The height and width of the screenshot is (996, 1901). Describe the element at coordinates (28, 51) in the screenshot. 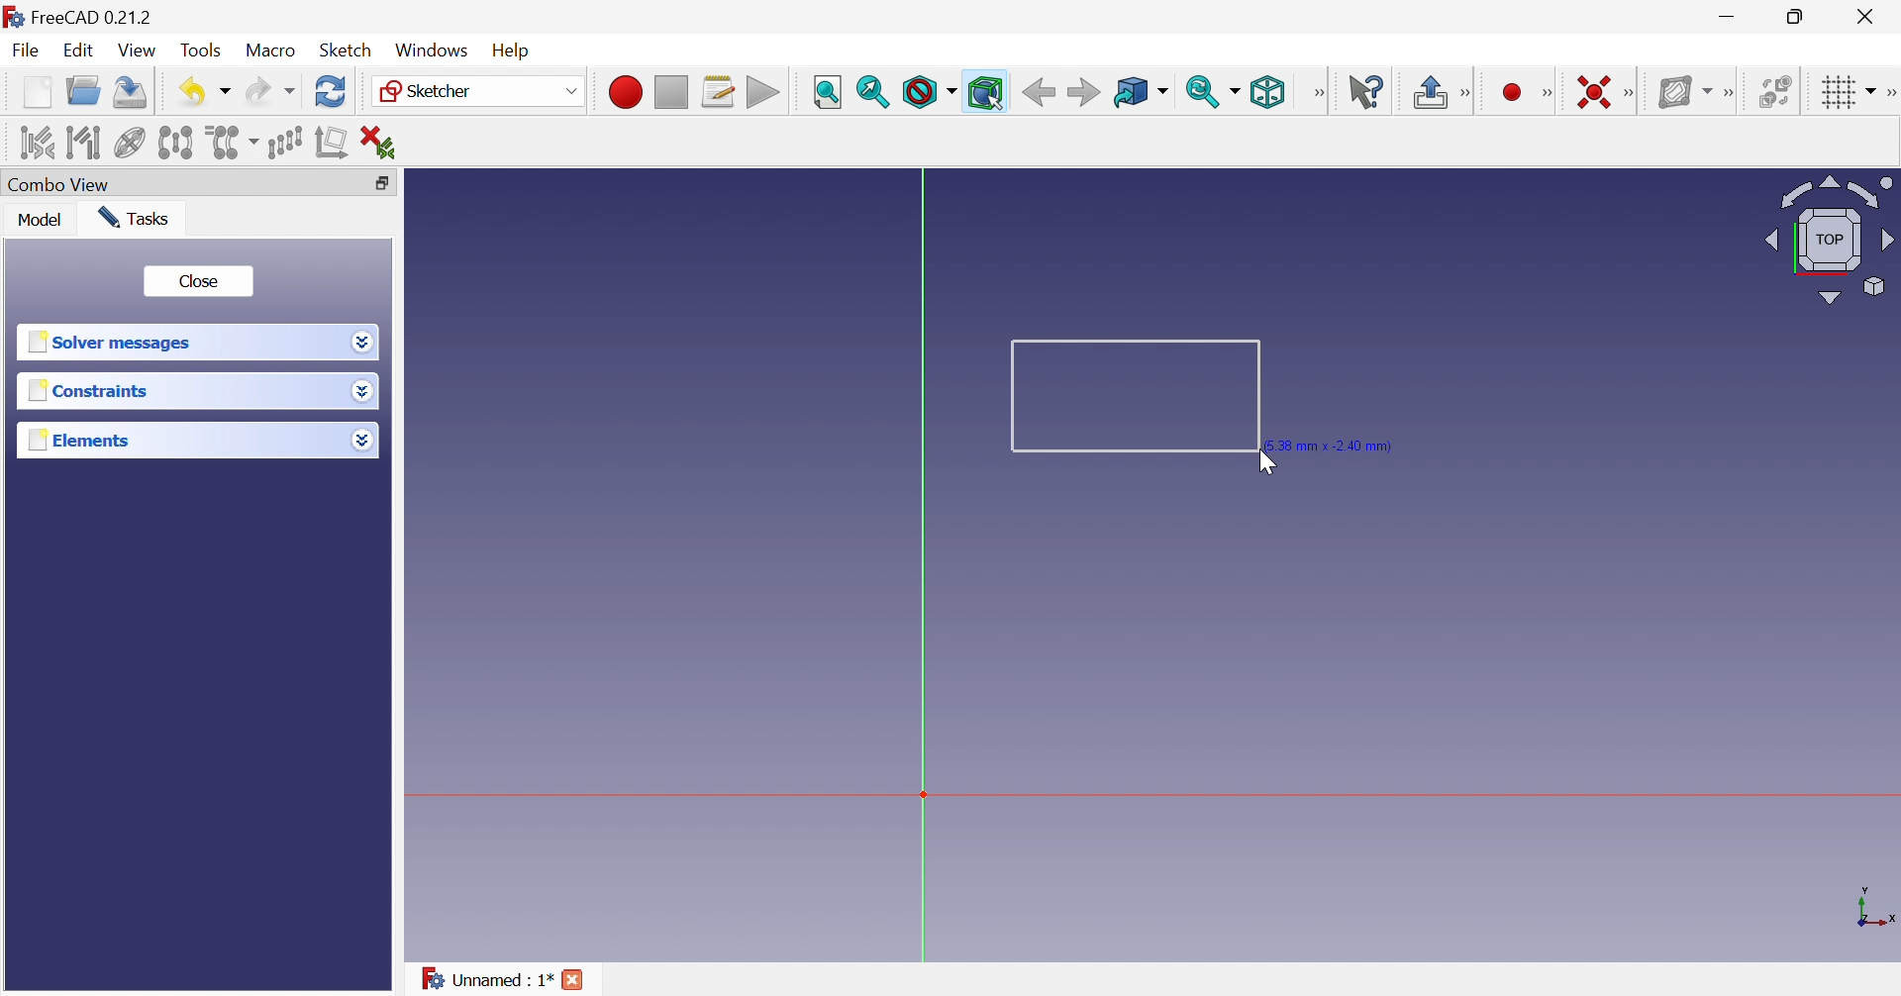

I see `File` at that location.